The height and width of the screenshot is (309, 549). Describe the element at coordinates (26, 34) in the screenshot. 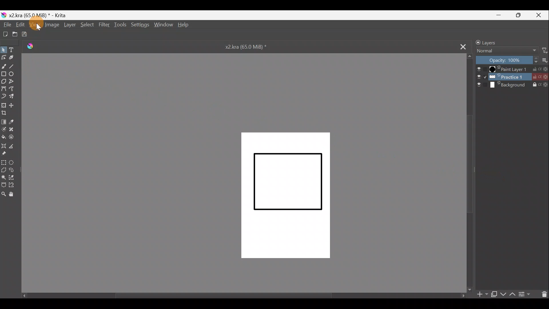

I see `Save` at that location.